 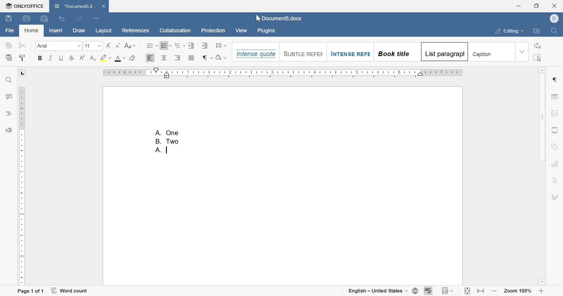 I want to click on minimize, so click(x=518, y=5).